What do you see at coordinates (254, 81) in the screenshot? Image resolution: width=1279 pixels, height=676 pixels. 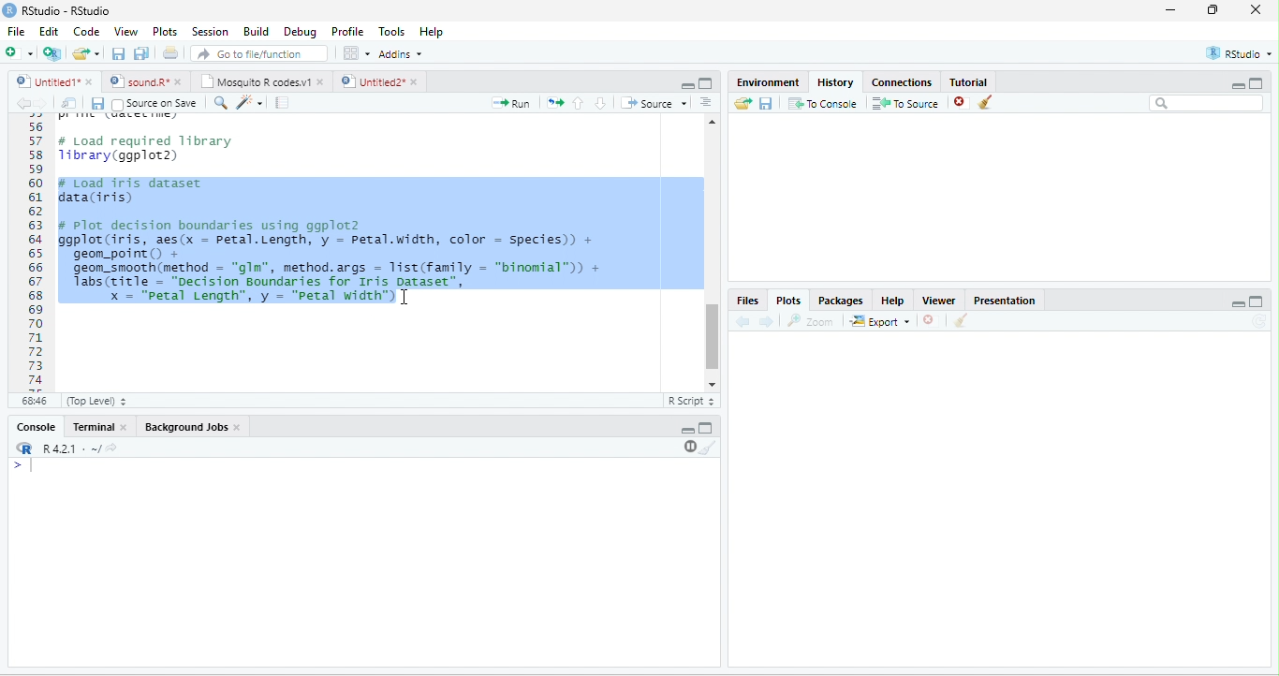 I see `Mosquito R codes.v1` at bounding box center [254, 81].